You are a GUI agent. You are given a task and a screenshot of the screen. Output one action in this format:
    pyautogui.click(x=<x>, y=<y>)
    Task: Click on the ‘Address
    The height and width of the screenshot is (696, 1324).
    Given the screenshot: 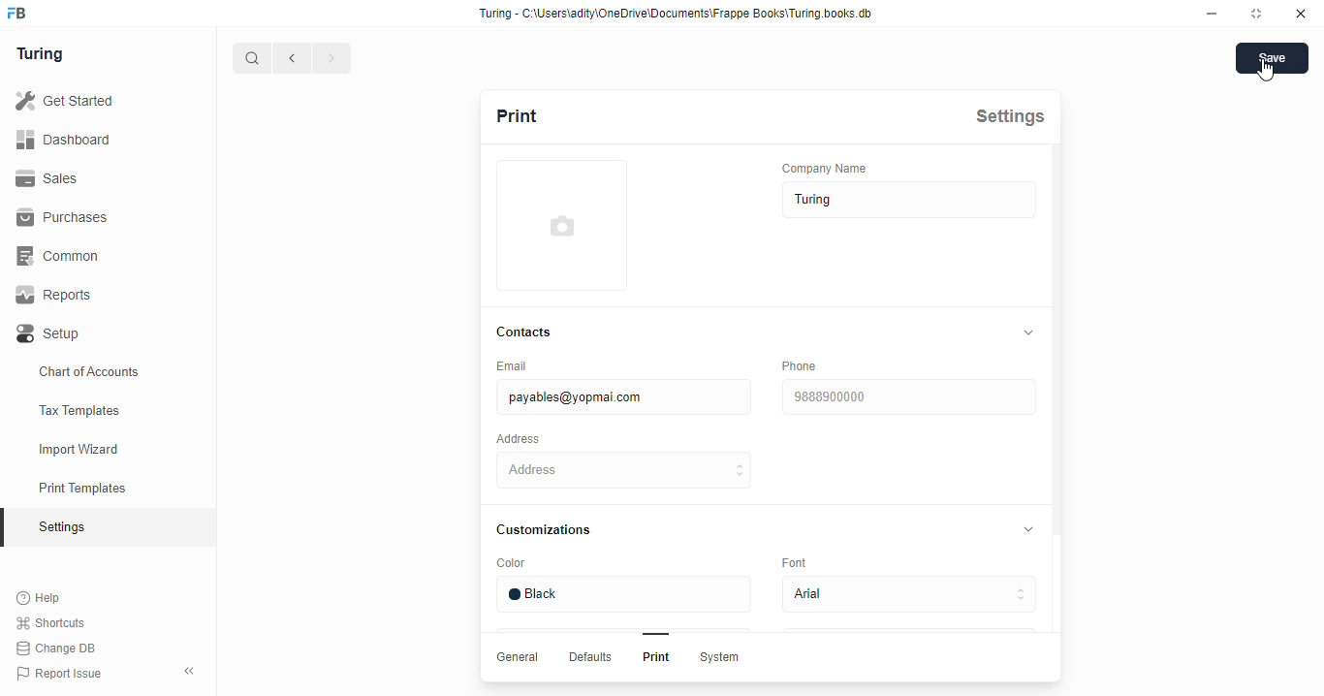 What is the action you would take?
    pyautogui.click(x=531, y=439)
    